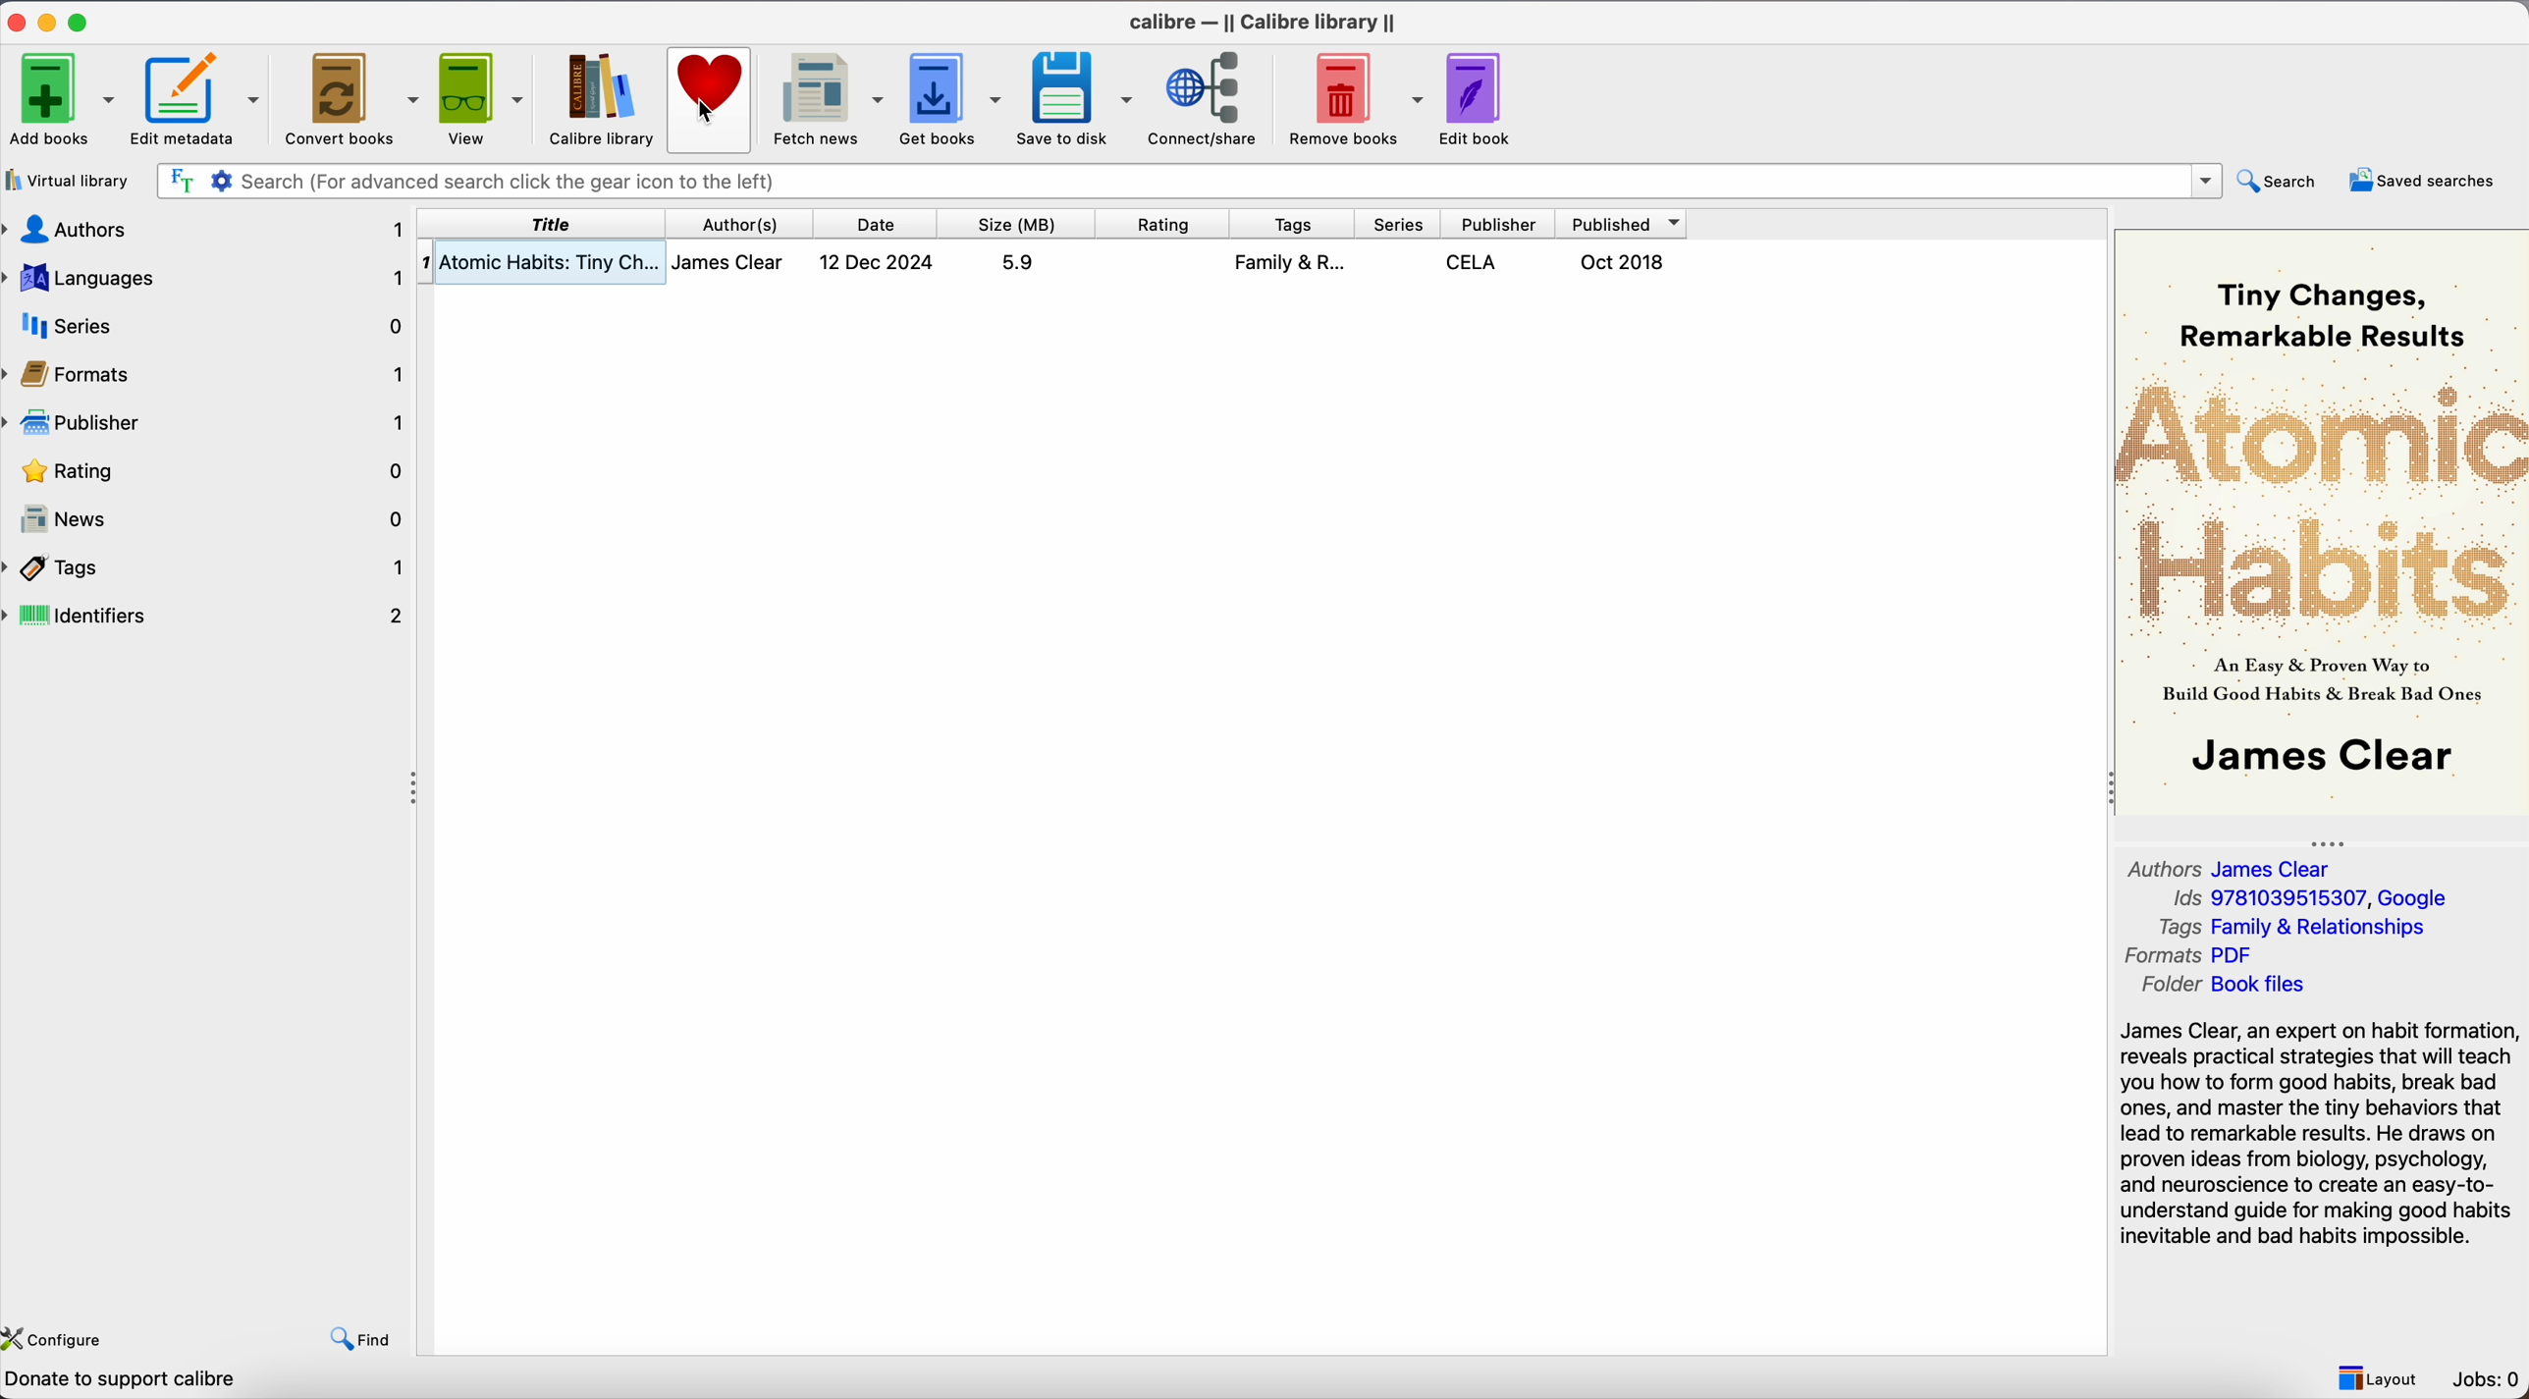  I want to click on news, so click(210, 517).